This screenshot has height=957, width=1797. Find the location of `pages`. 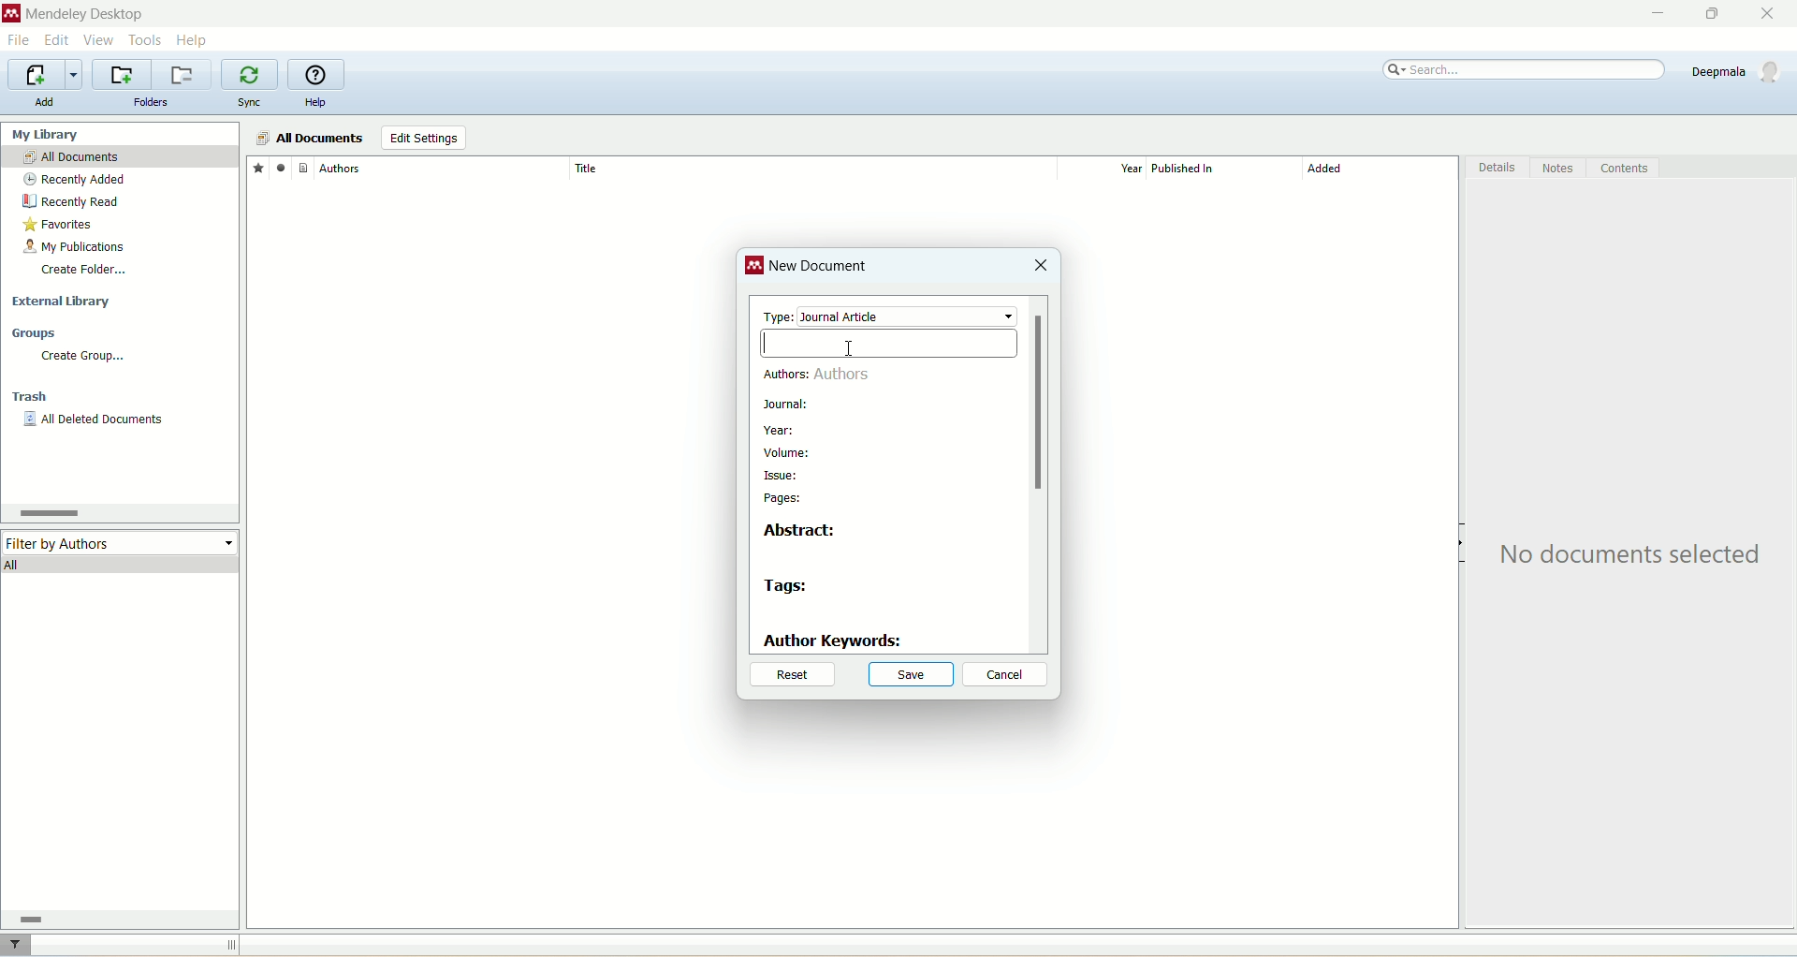

pages is located at coordinates (785, 499).